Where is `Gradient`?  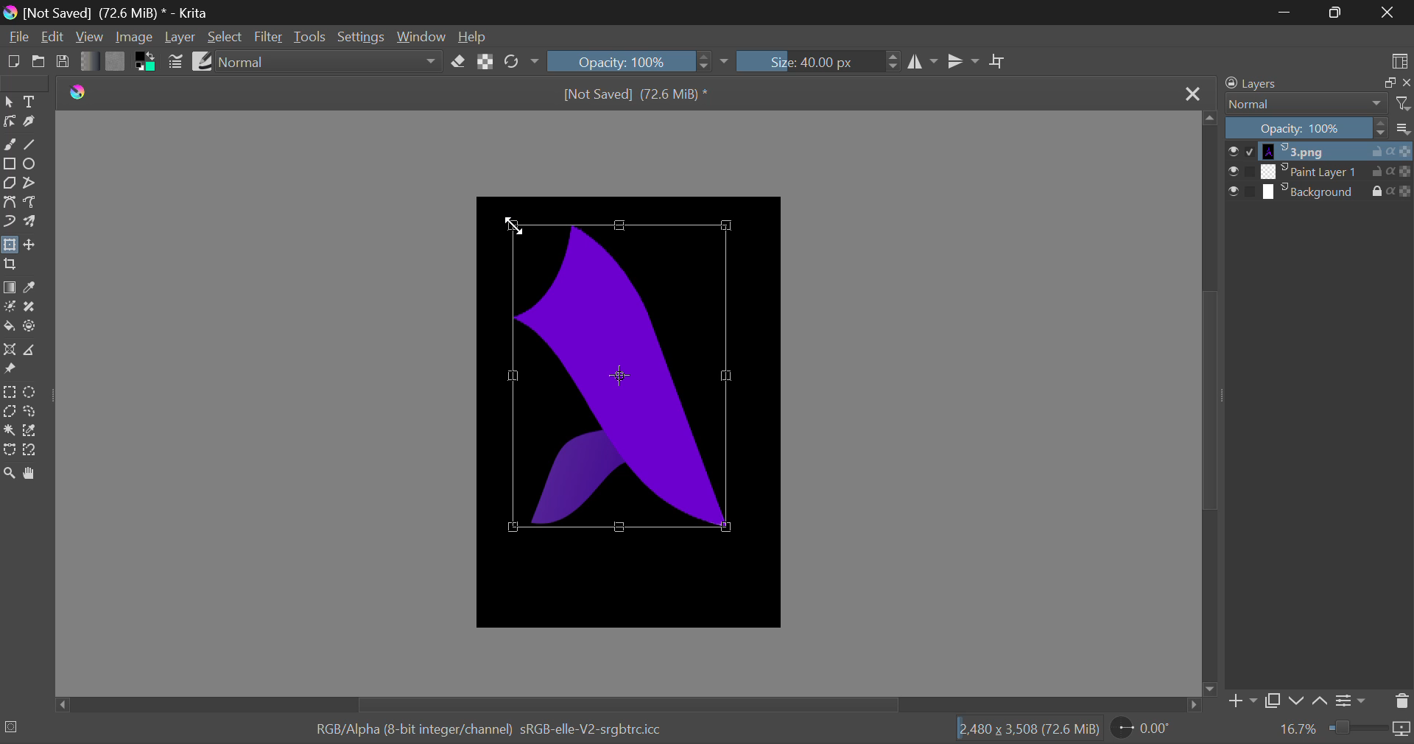 Gradient is located at coordinates (88, 62).